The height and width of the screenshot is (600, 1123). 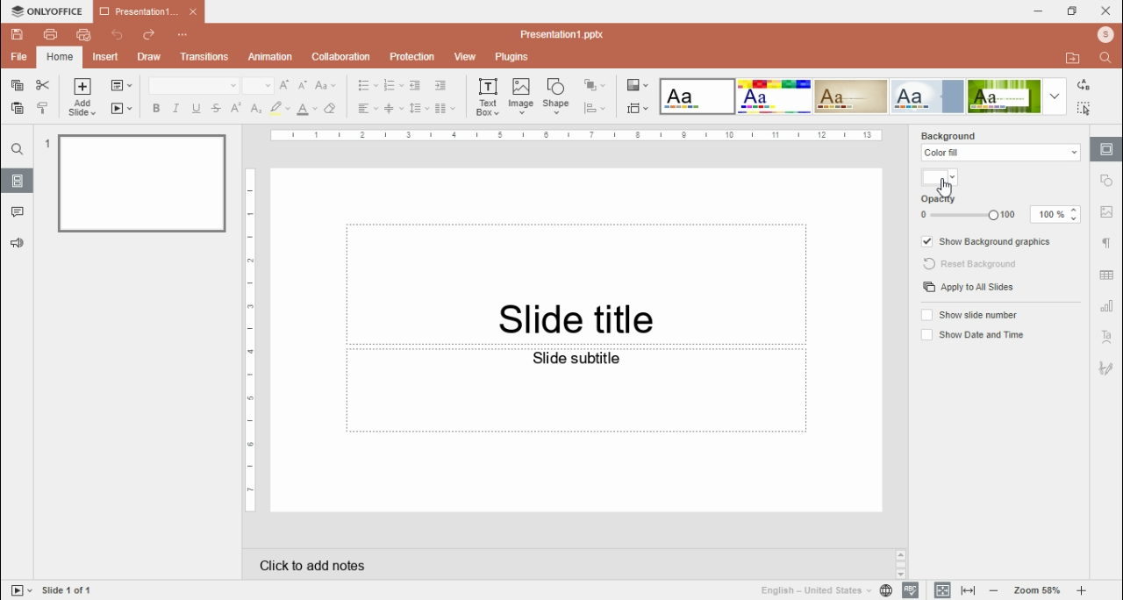 What do you see at coordinates (971, 333) in the screenshot?
I see `checkbox: show date and time` at bounding box center [971, 333].